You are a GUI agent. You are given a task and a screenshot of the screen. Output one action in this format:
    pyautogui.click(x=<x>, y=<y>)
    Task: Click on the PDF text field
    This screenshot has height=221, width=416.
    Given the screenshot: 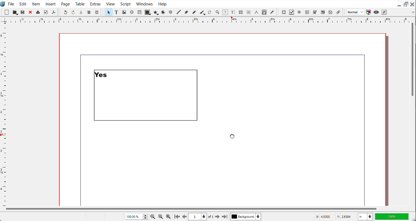 What is the action you would take?
    pyautogui.click(x=307, y=12)
    